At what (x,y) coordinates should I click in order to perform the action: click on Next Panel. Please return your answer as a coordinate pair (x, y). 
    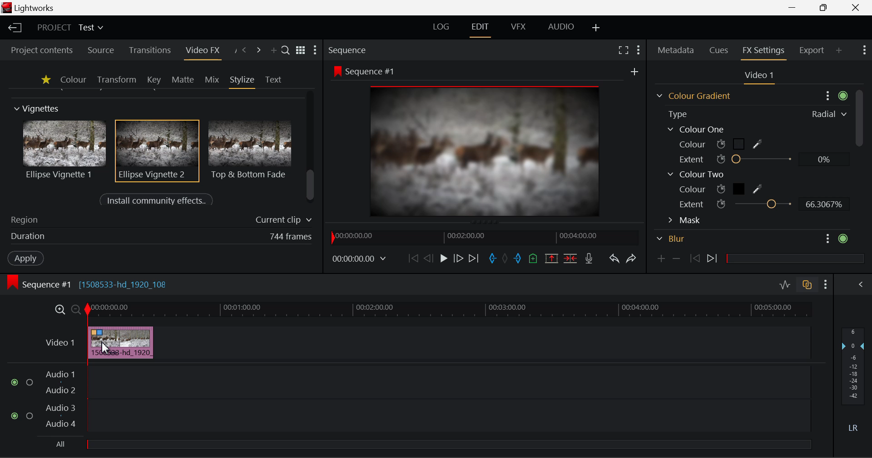
    Looking at the image, I should click on (259, 50).